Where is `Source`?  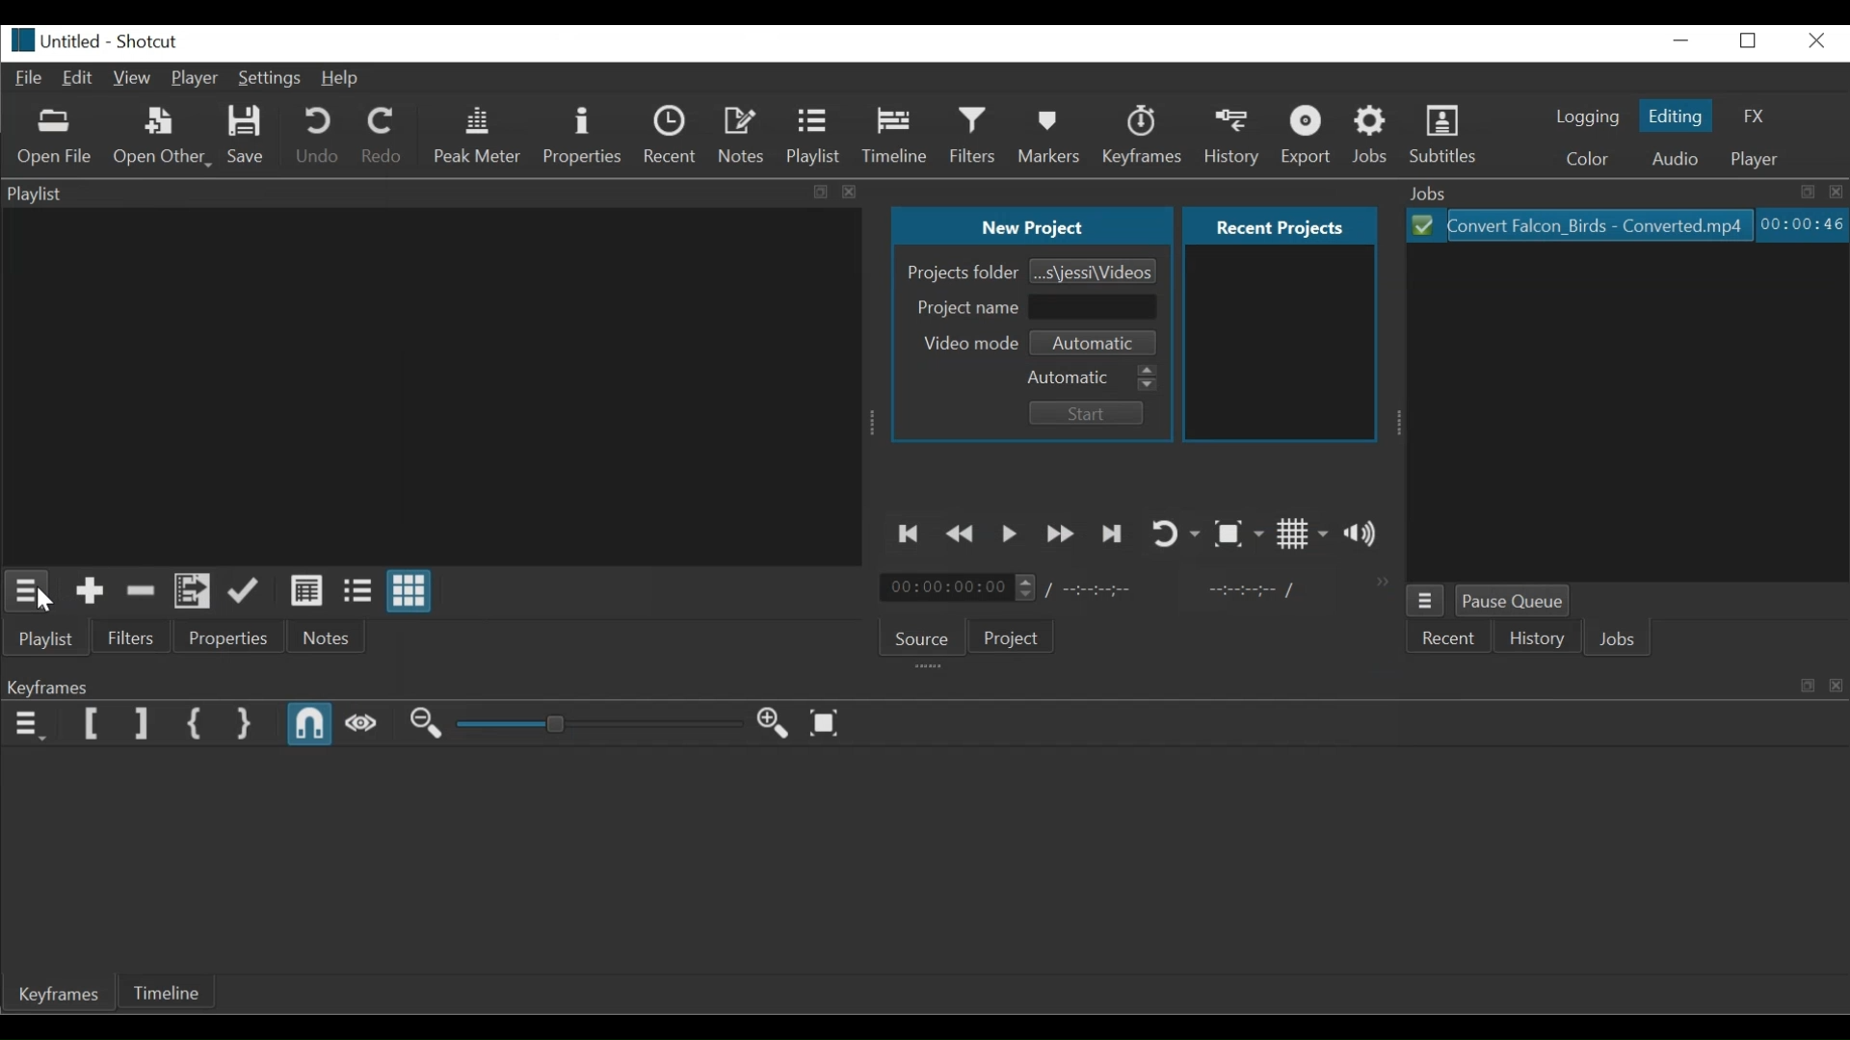 Source is located at coordinates (927, 634).